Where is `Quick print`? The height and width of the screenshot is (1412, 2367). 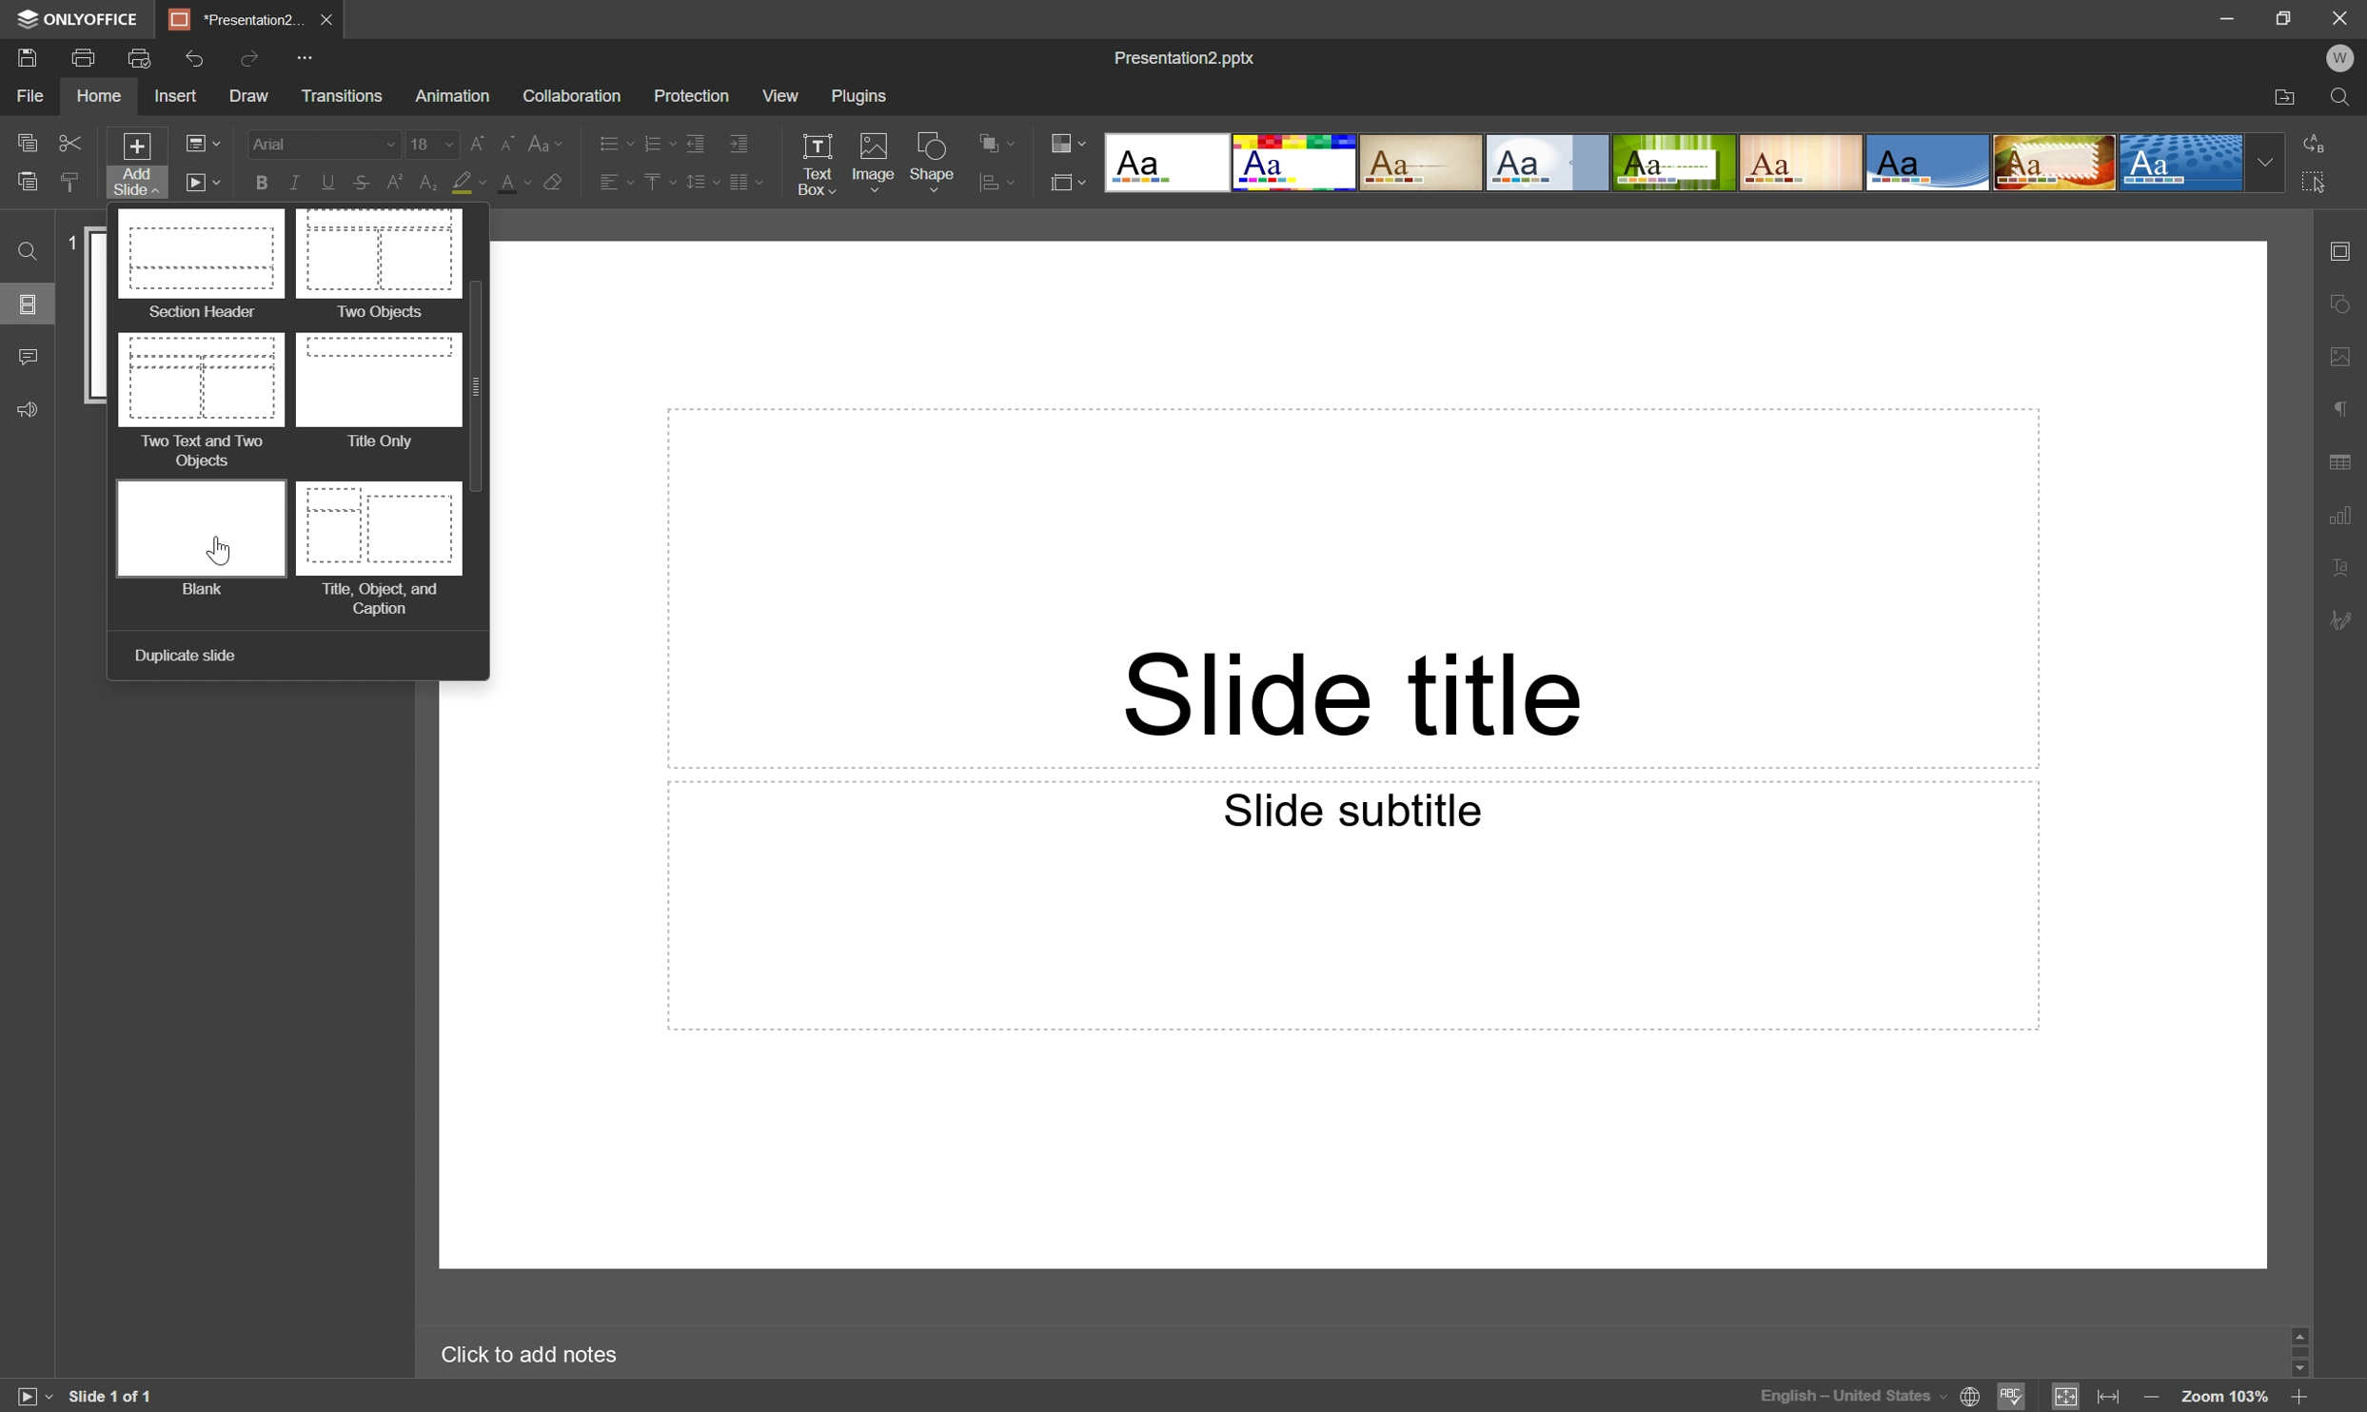 Quick print is located at coordinates (141, 56).